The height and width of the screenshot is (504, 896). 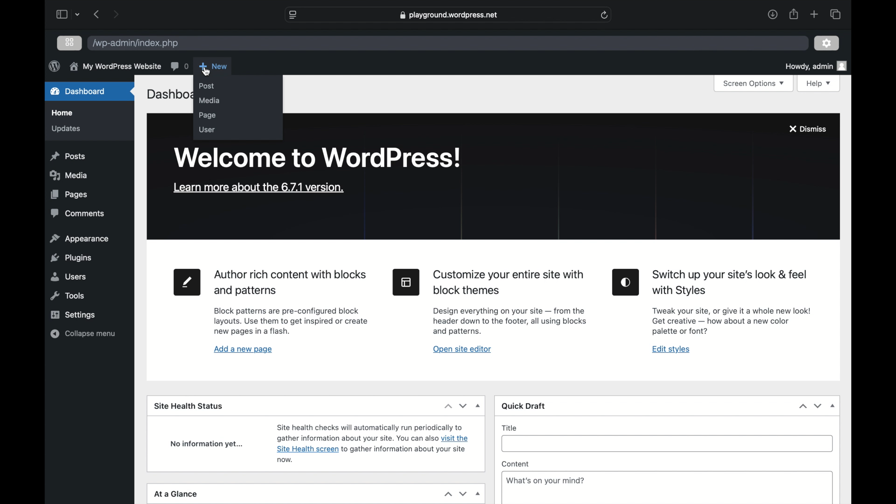 I want to click on edit styles tool information, so click(x=733, y=321).